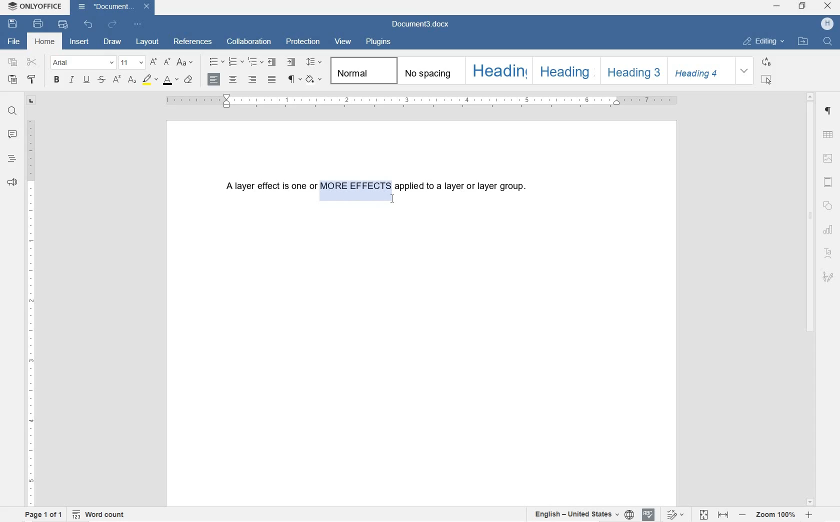  Describe the element at coordinates (11, 183) in the screenshot. I see `FEEDBACK & SUPPORT` at that location.